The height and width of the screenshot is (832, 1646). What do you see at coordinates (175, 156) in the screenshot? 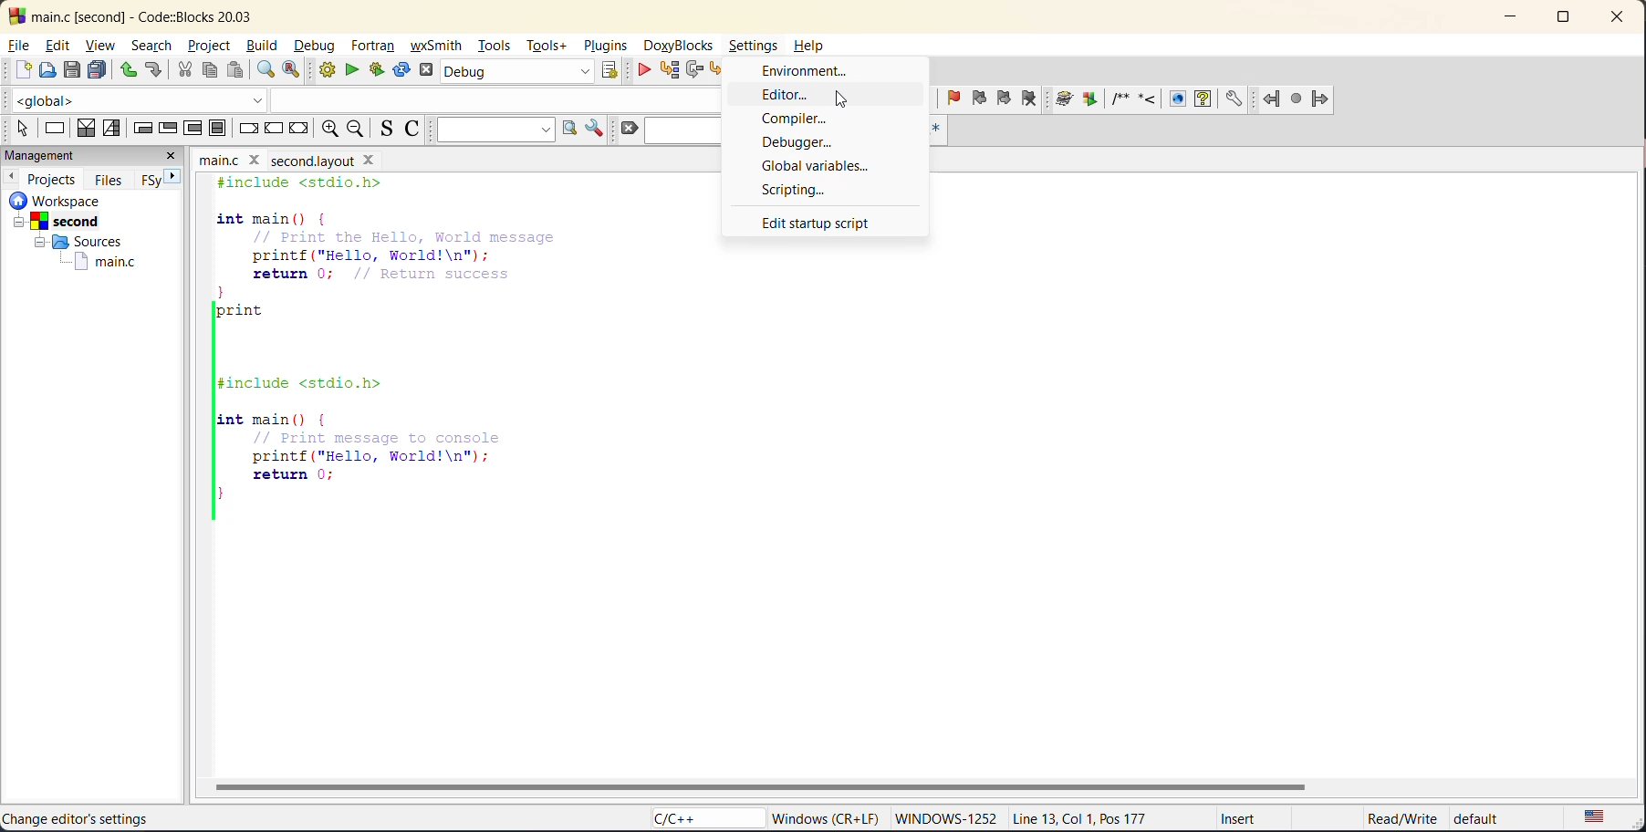
I see `close` at bounding box center [175, 156].